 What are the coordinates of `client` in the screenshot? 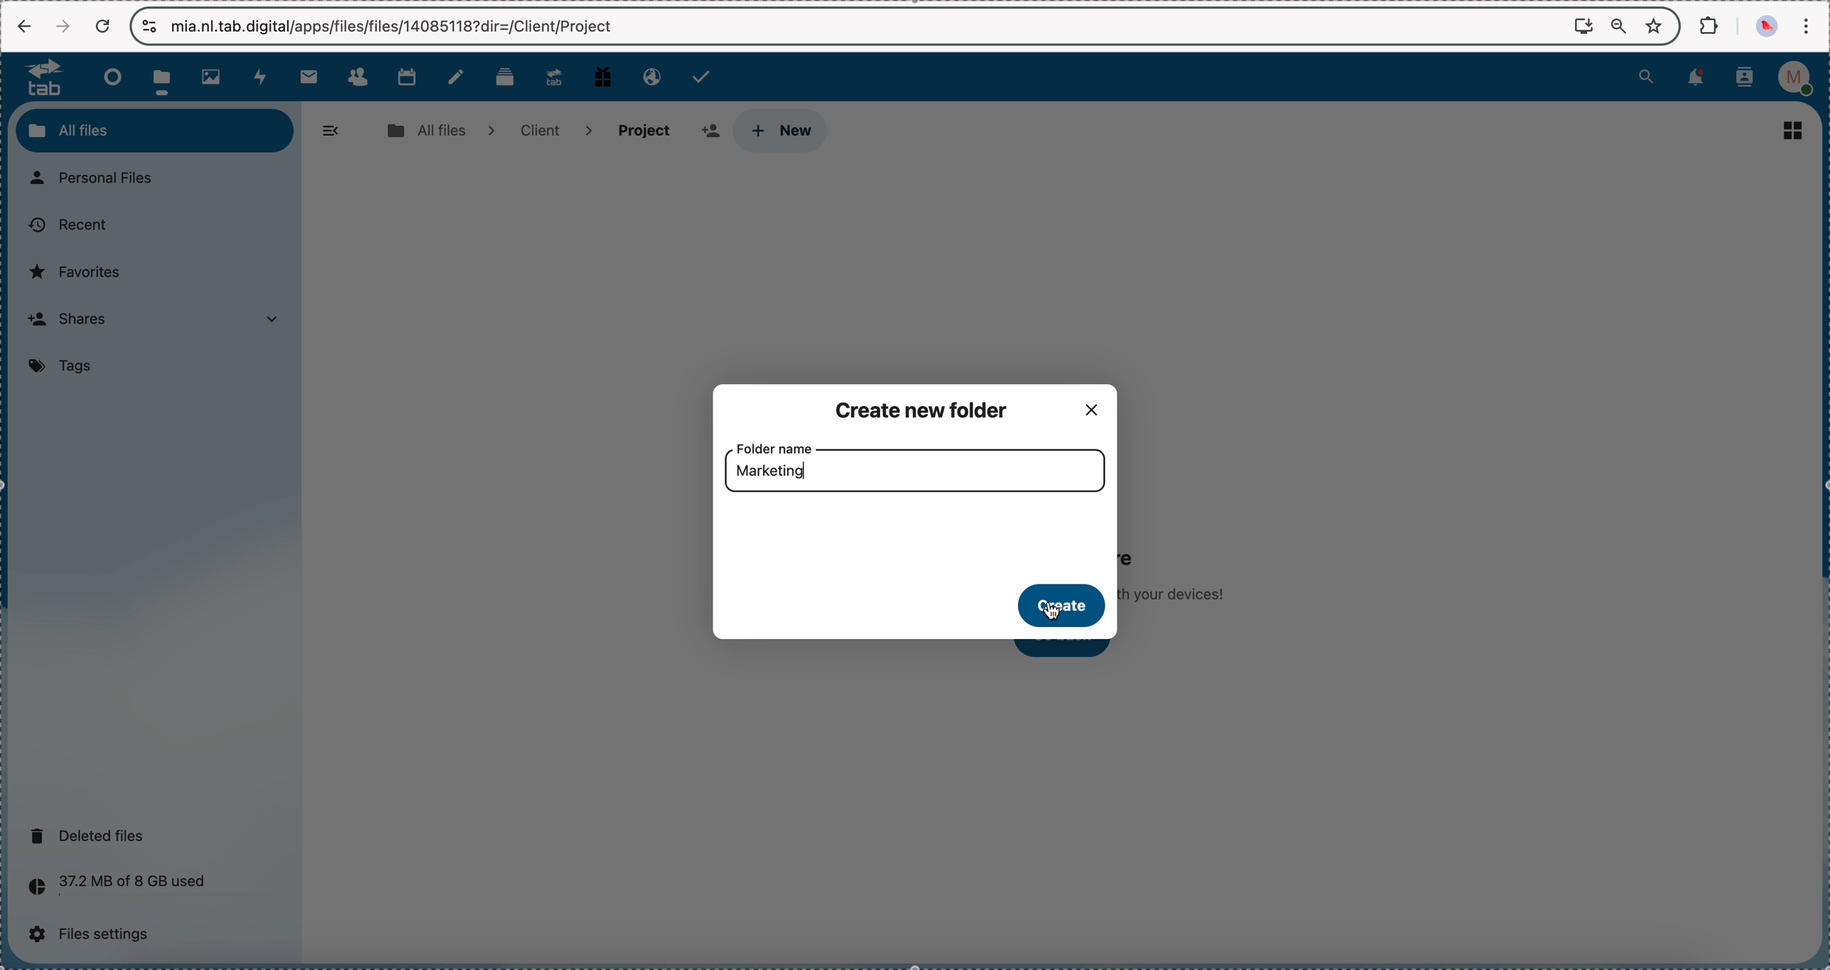 It's located at (553, 129).